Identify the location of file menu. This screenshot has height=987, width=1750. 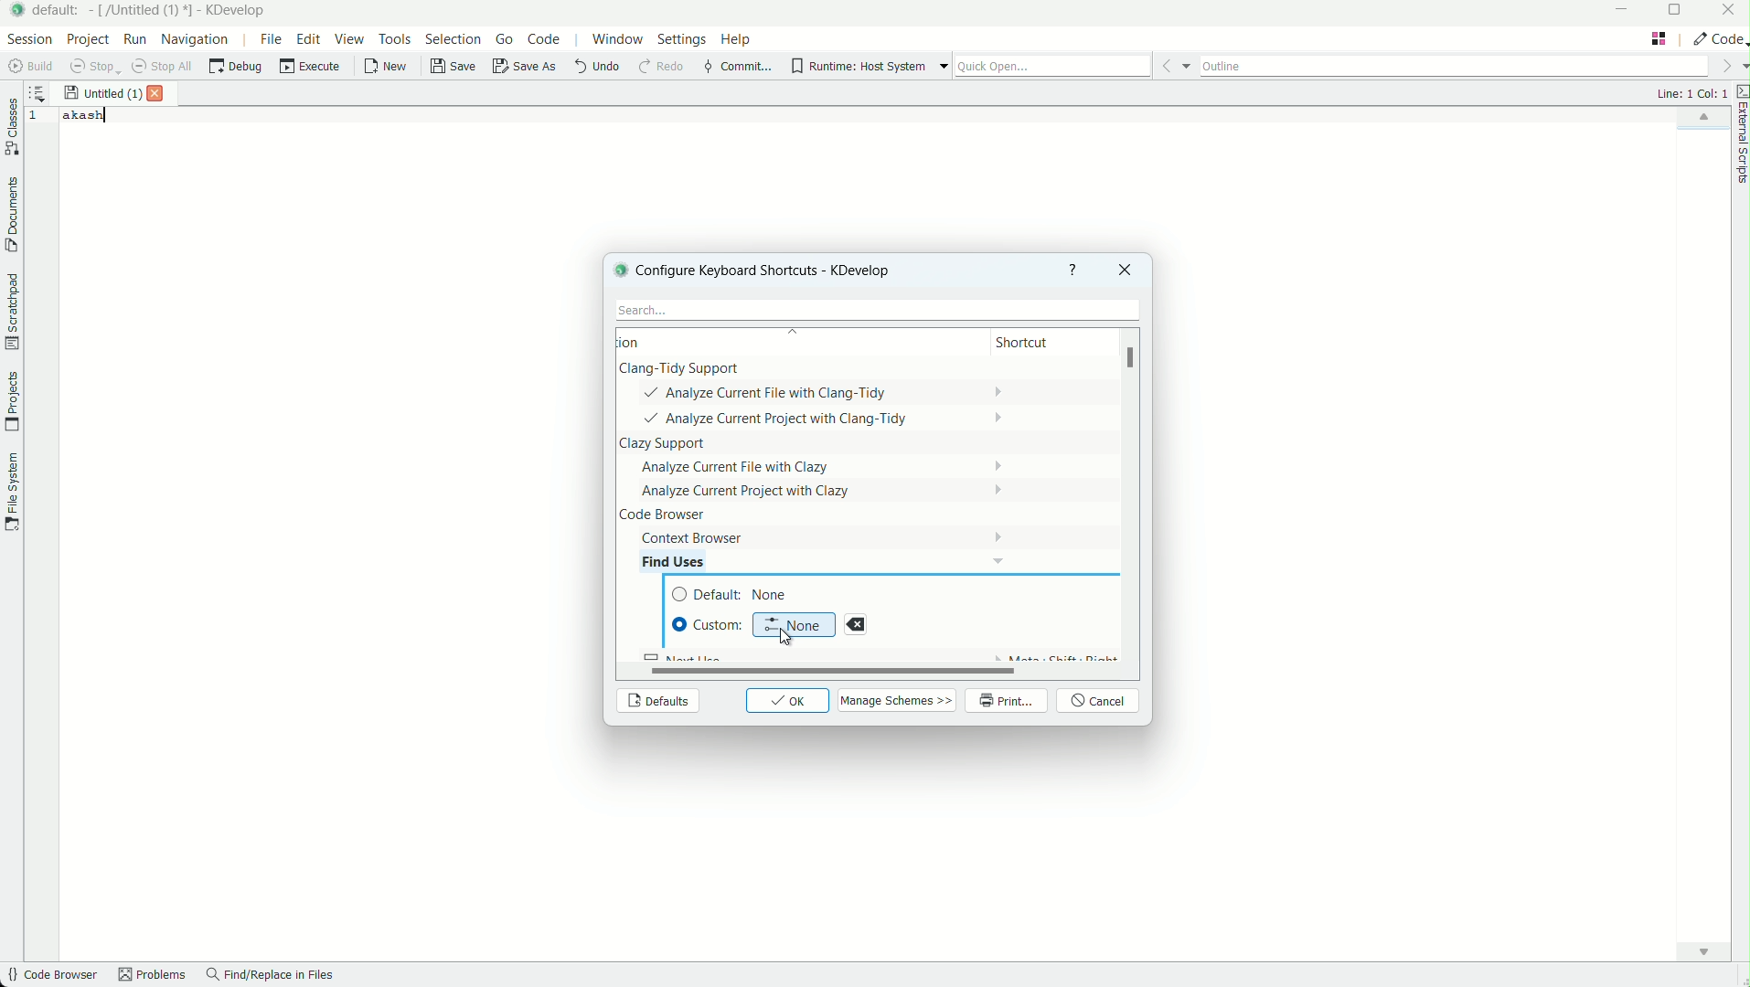
(270, 38).